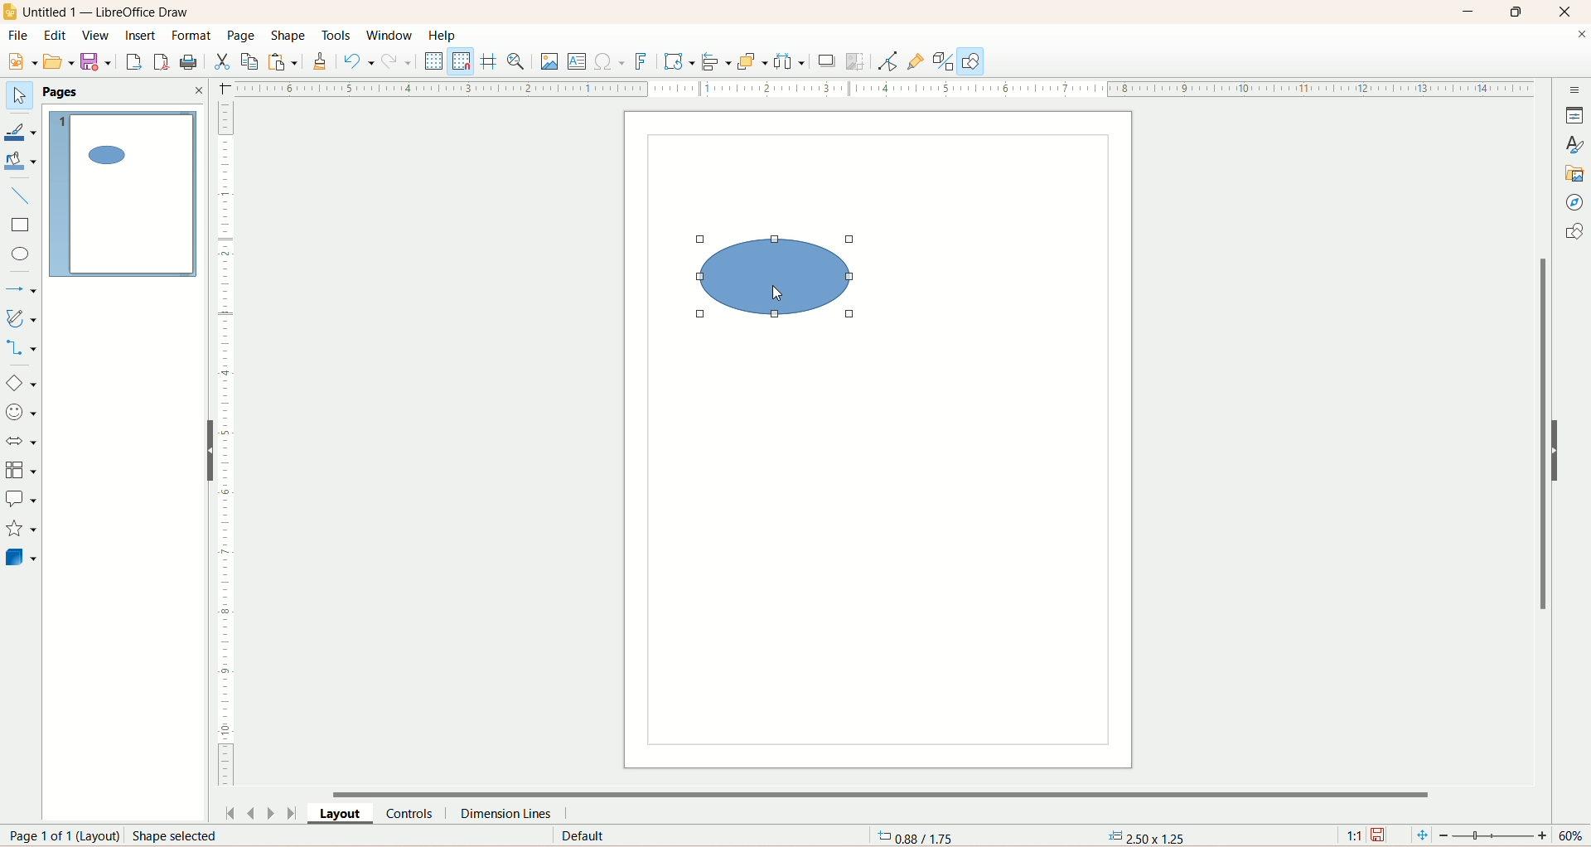 The height and width of the screenshot is (847, 1591). What do you see at coordinates (1574, 114) in the screenshot?
I see `properties` at bounding box center [1574, 114].